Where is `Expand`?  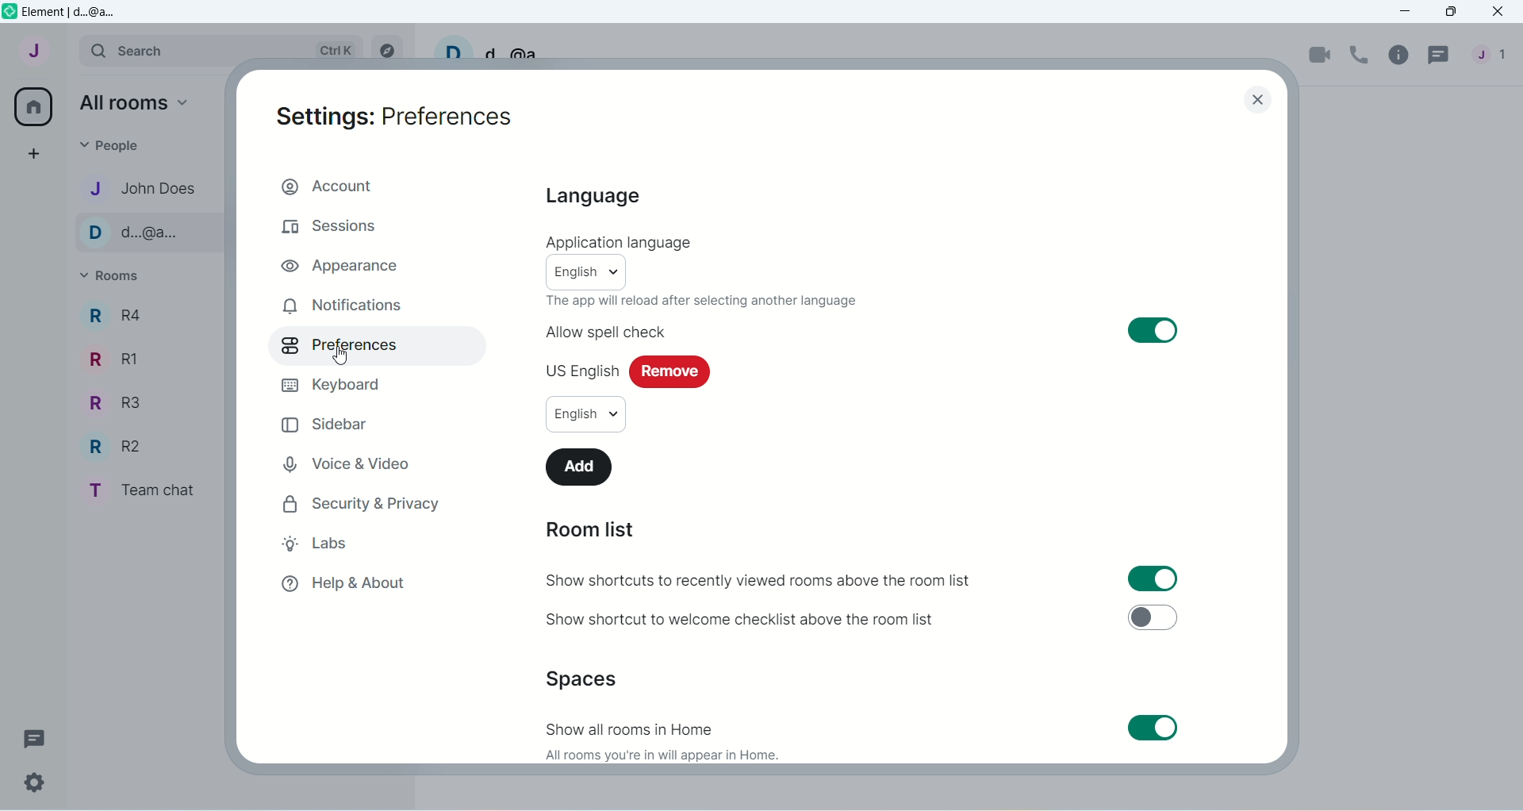
Expand is located at coordinates (68, 48).